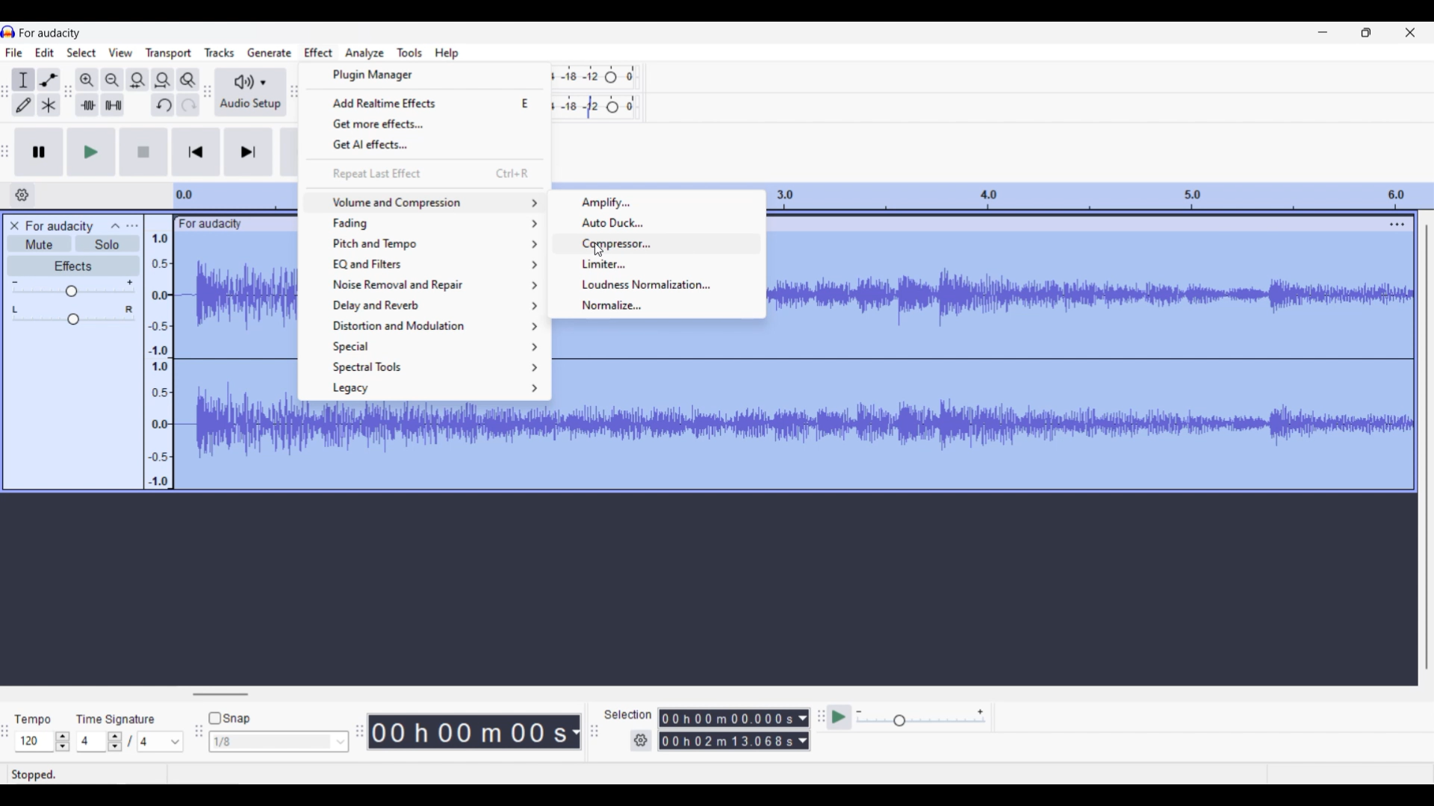 The height and width of the screenshot is (806, 1434). Describe the element at coordinates (143, 151) in the screenshot. I see `Stop` at that location.